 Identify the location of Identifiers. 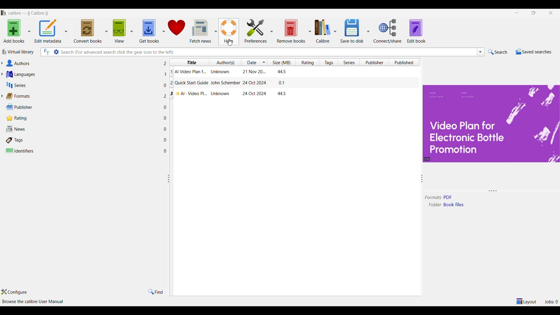
(79, 150).